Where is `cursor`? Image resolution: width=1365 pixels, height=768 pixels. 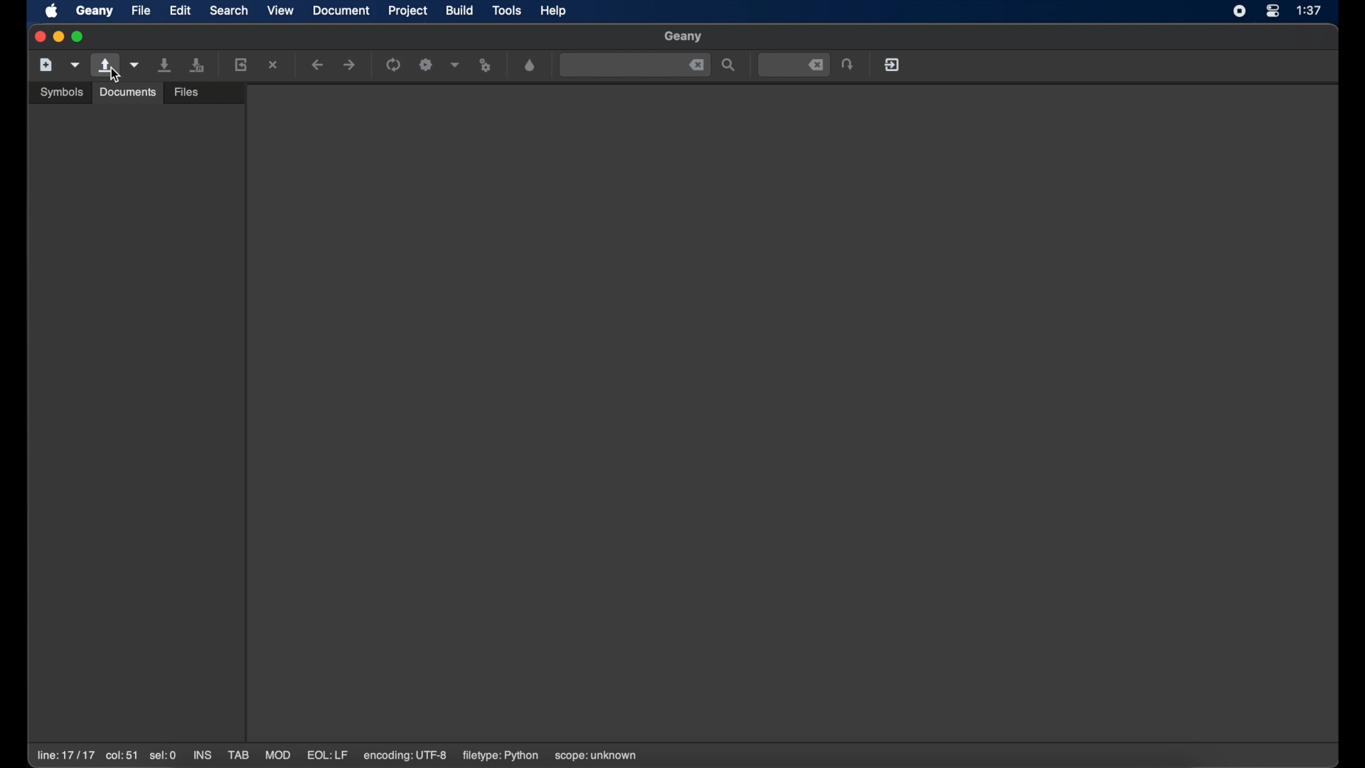
cursor is located at coordinates (114, 75).